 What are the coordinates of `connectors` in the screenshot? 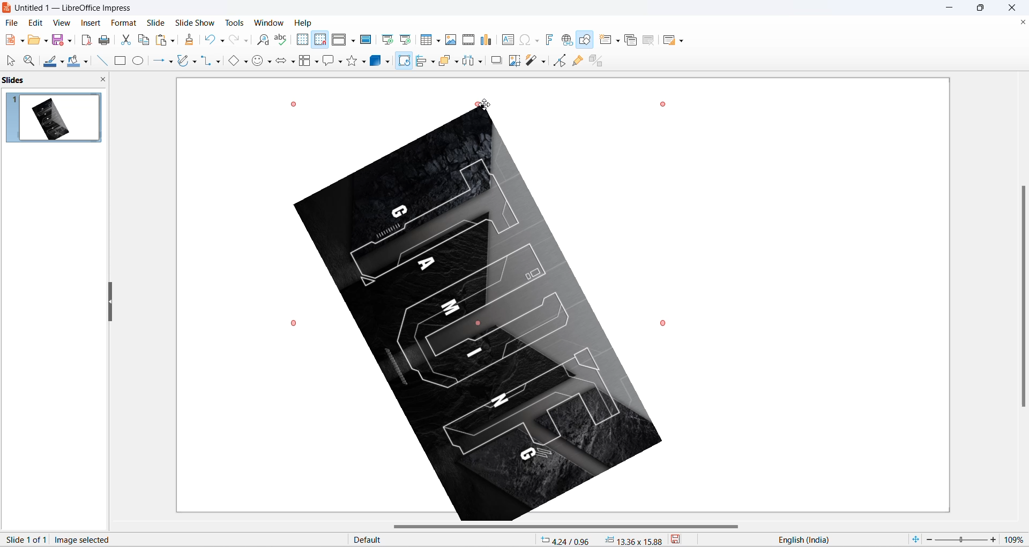 It's located at (206, 61).